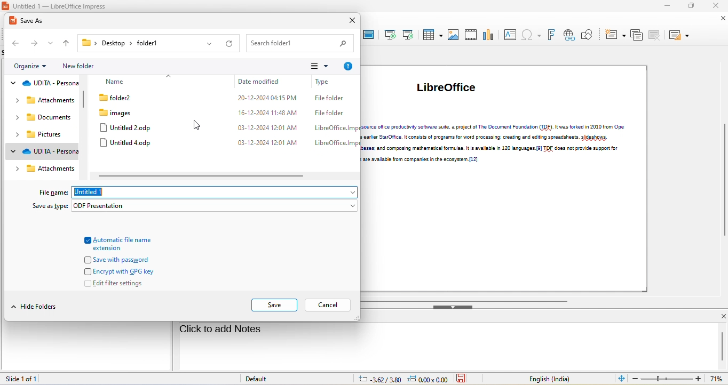 The width and height of the screenshot is (728, 385). Describe the element at coordinates (260, 379) in the screenshot. I see `default` at that location.